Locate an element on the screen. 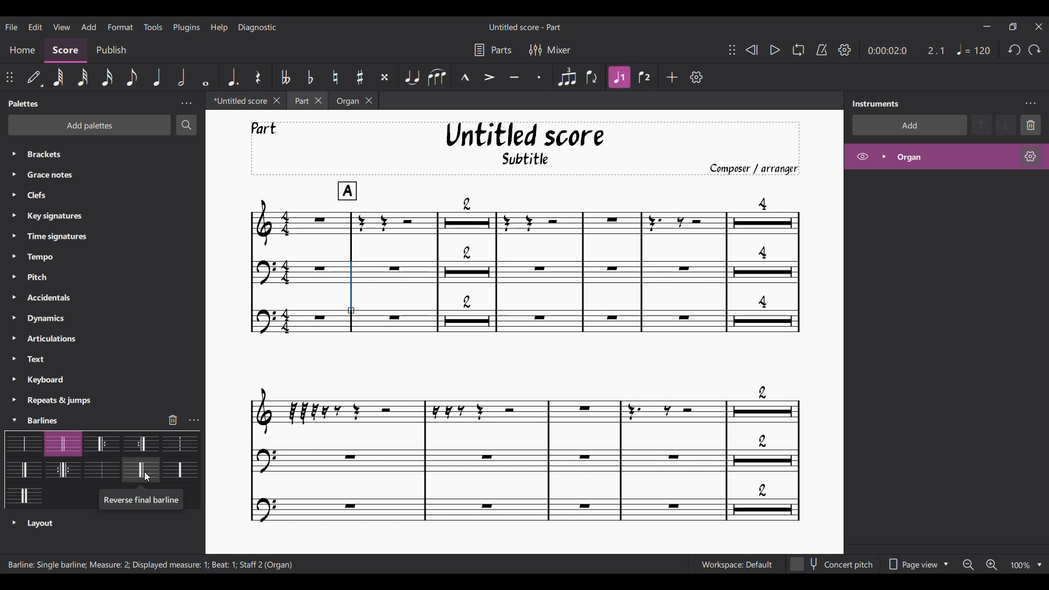 This screenshot has width=1049, height=590. Parts is located at coordinates (493, 50).